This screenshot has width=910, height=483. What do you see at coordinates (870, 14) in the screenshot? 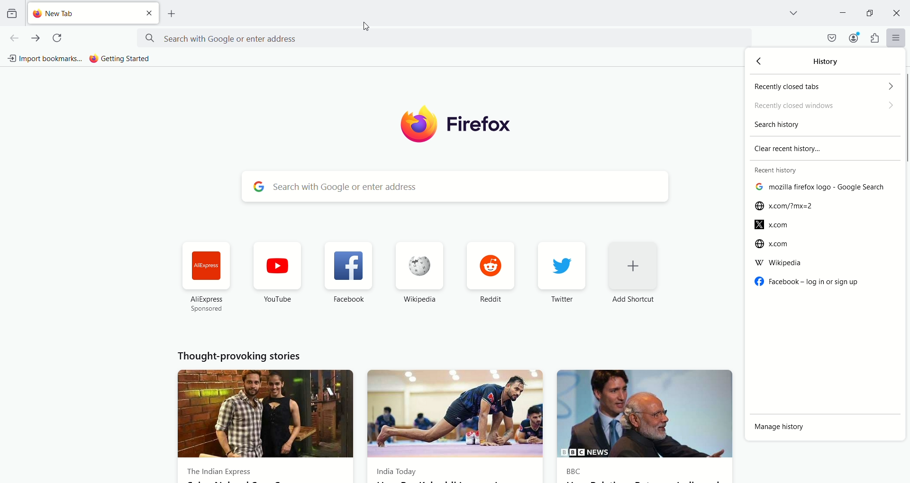
I see `maximize` at bounding box center [870, 14].